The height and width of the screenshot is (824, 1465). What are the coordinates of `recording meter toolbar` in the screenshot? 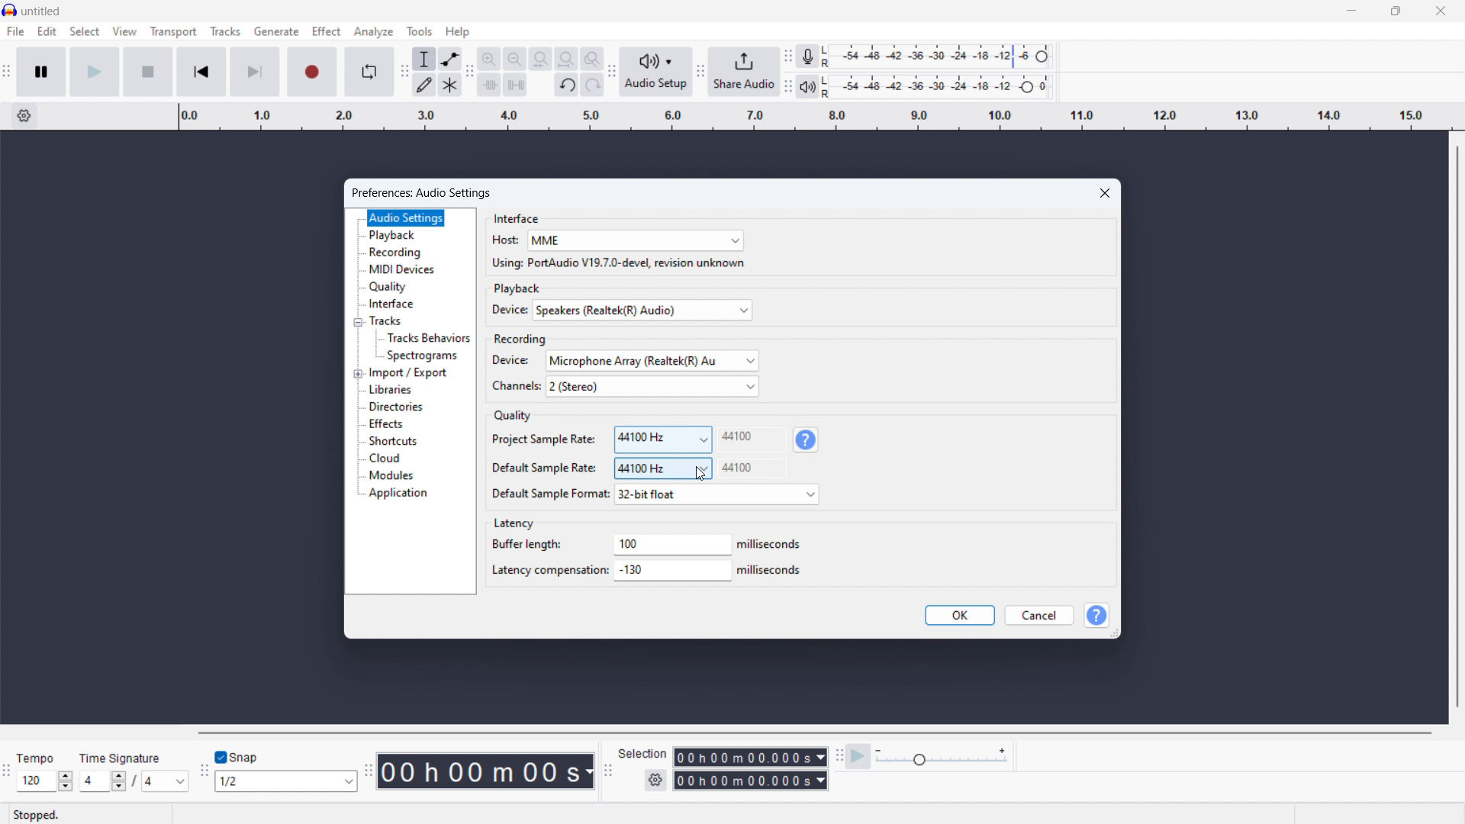 It's located at (787, 55).